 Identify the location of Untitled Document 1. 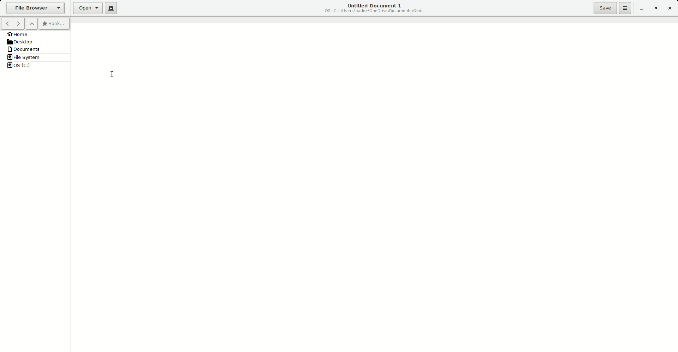
(374, 8).